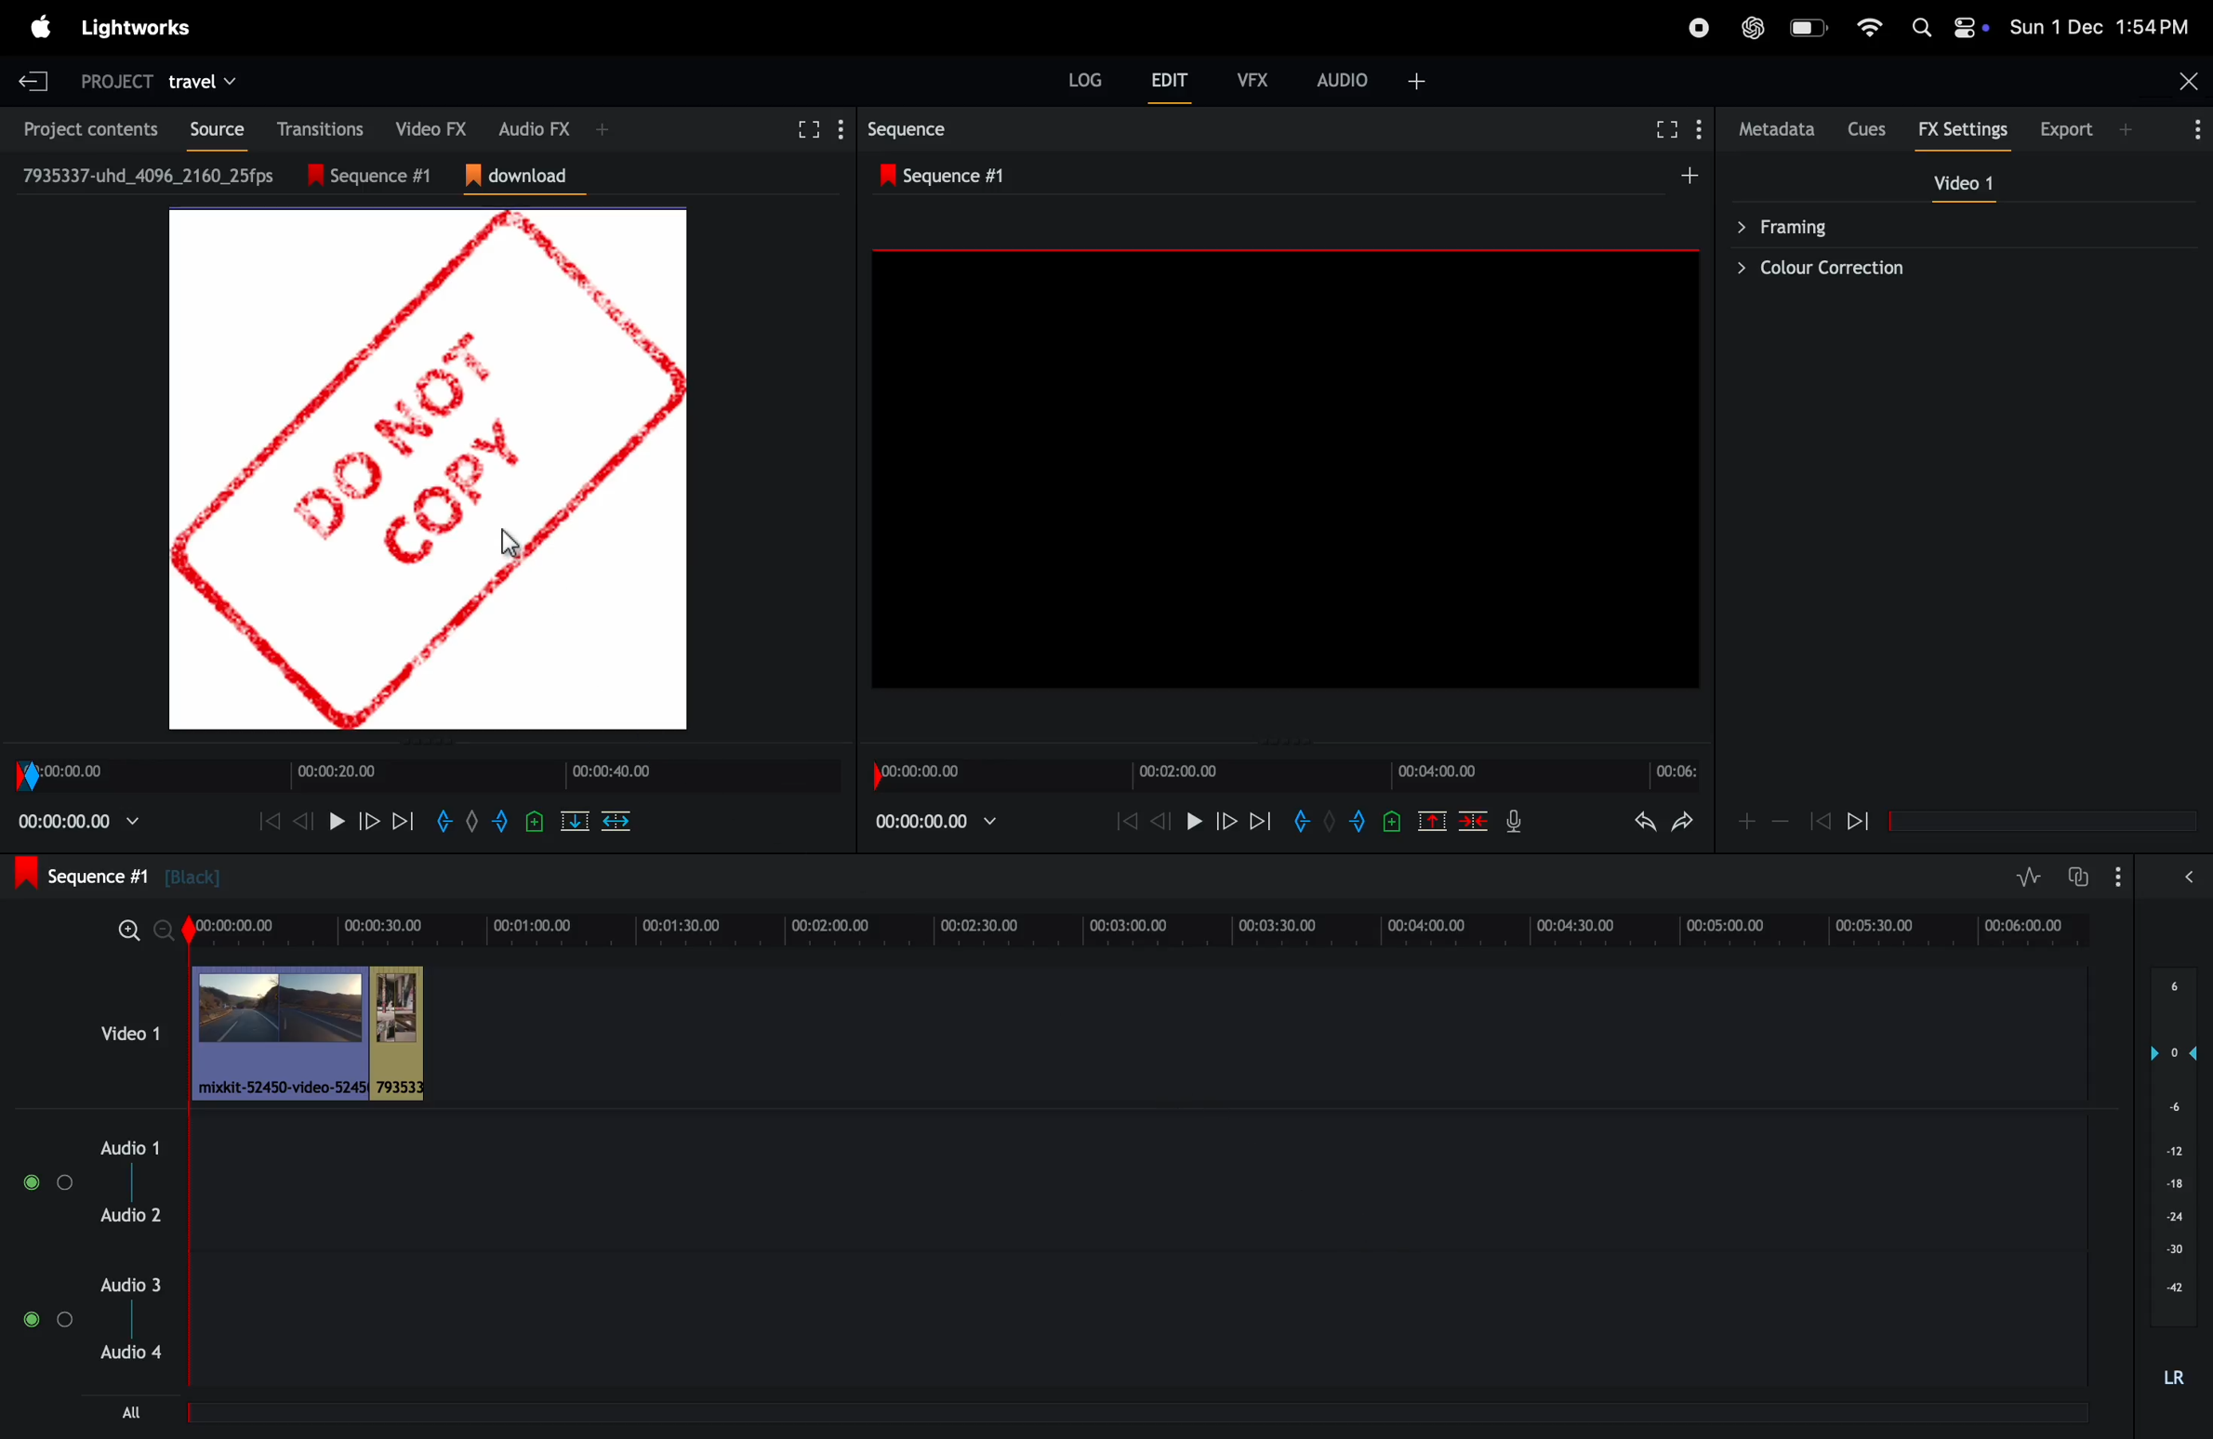 Image resolution: width=2213 pixels, height=1439 pixels. Describe the element at coordinates (1971, 27) in the screenshot. I see `Dark mode/Light mode` at that location.